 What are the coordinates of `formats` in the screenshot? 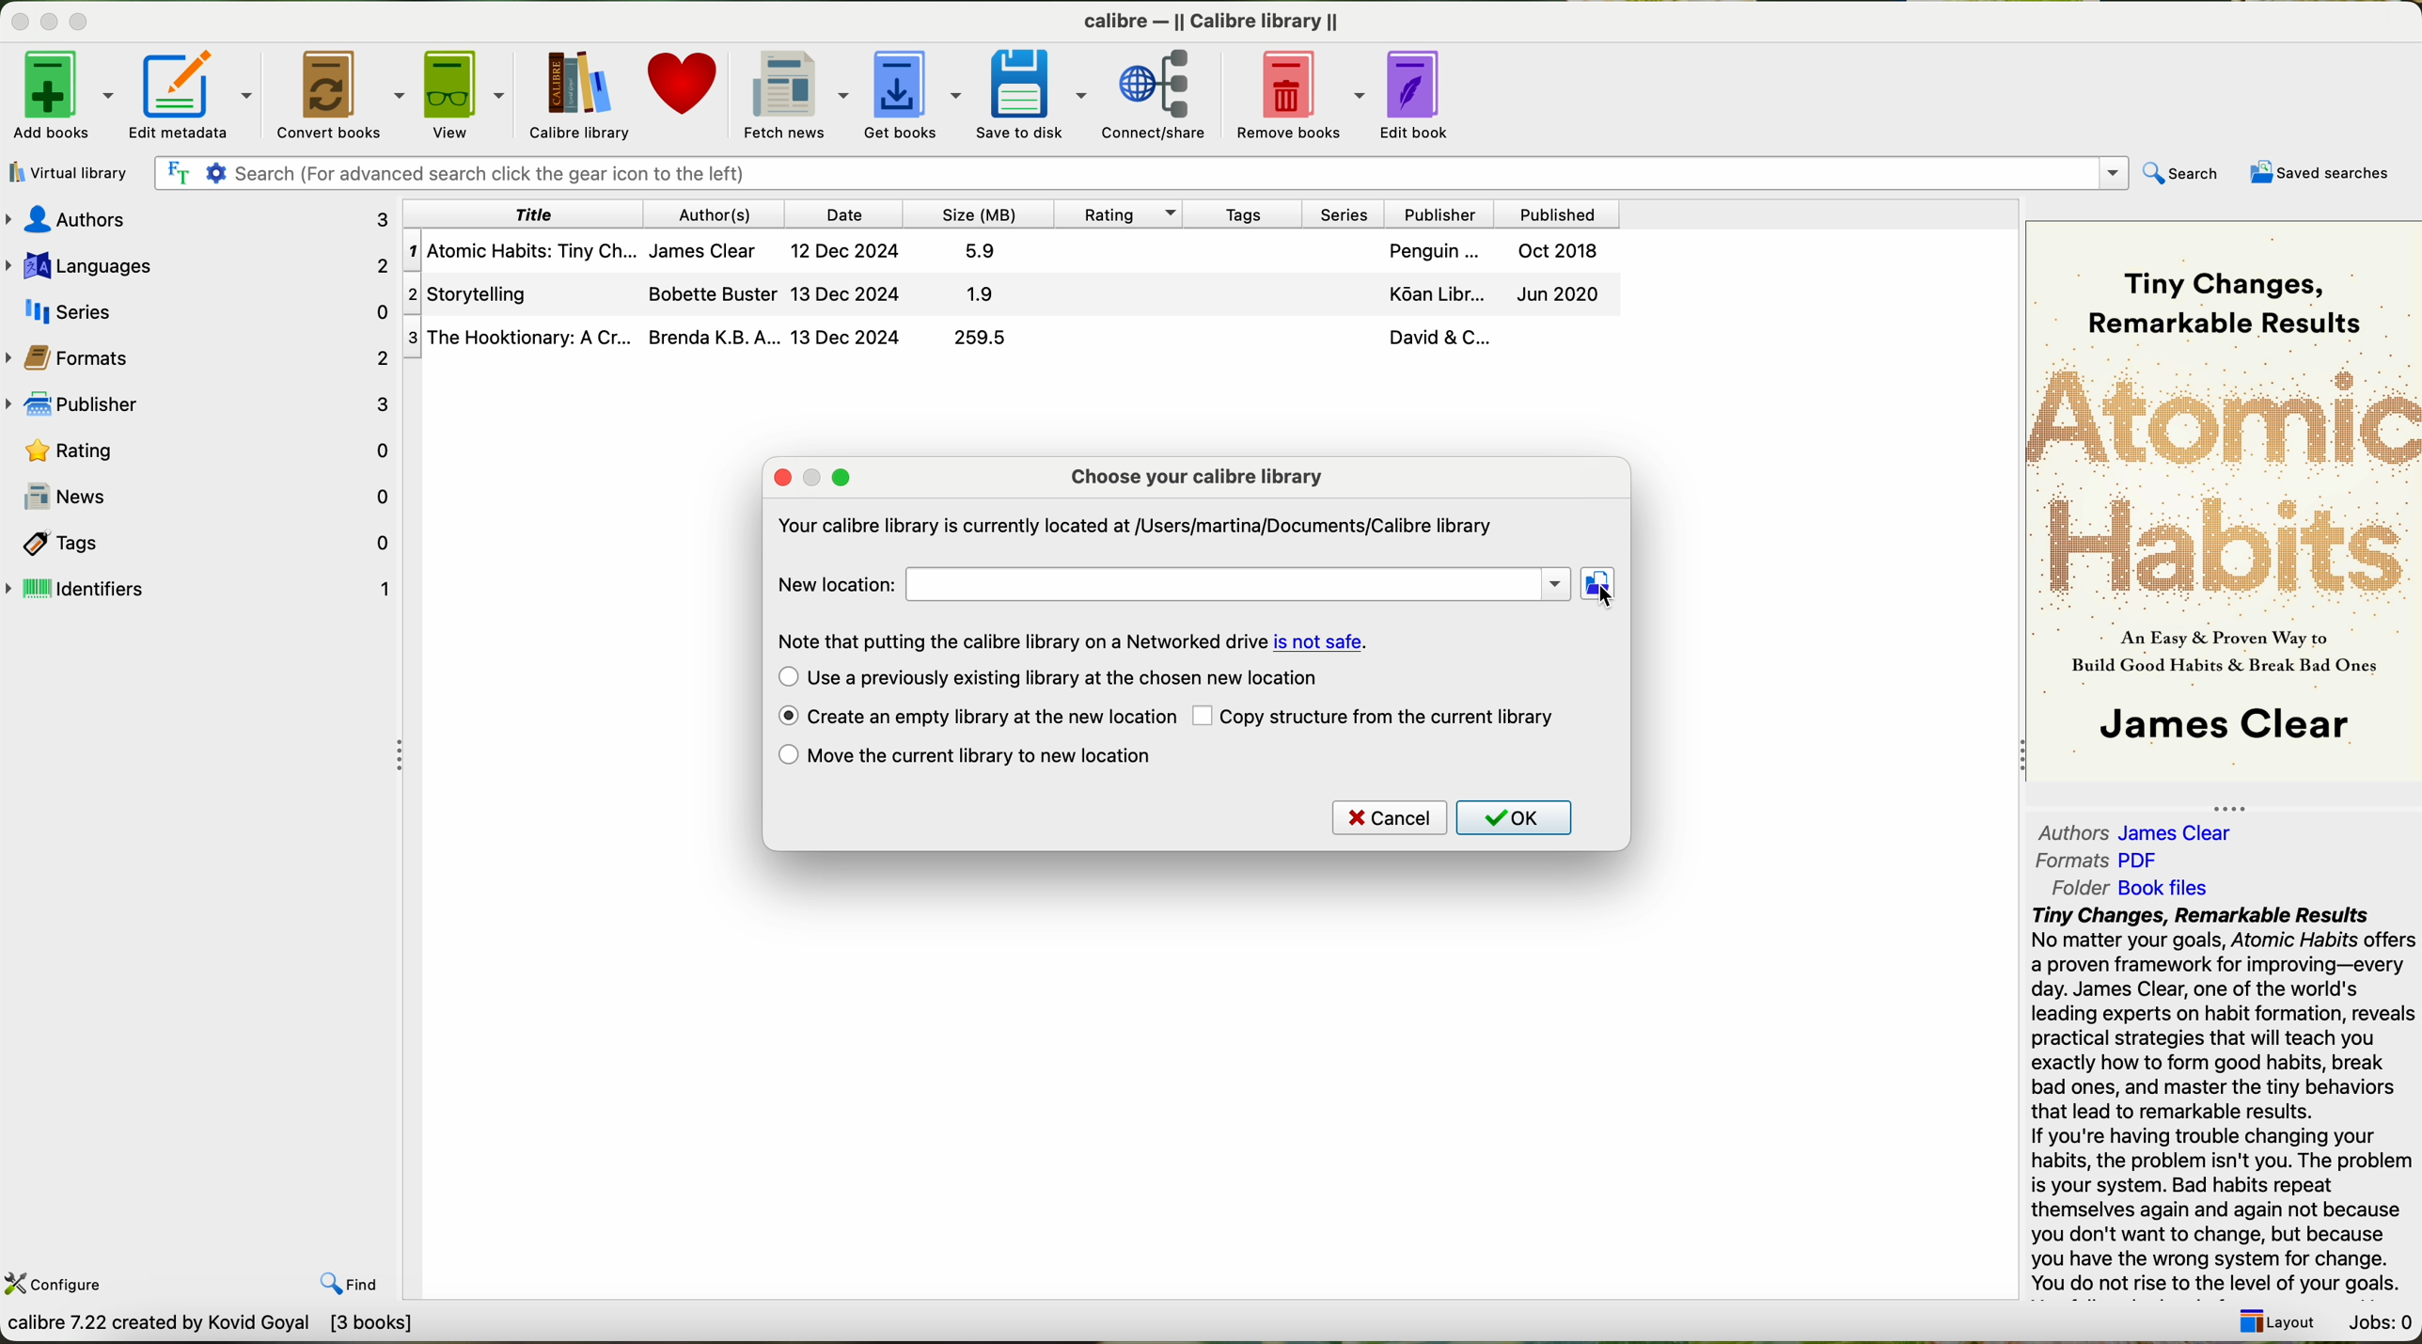 It's located at (200, 356).